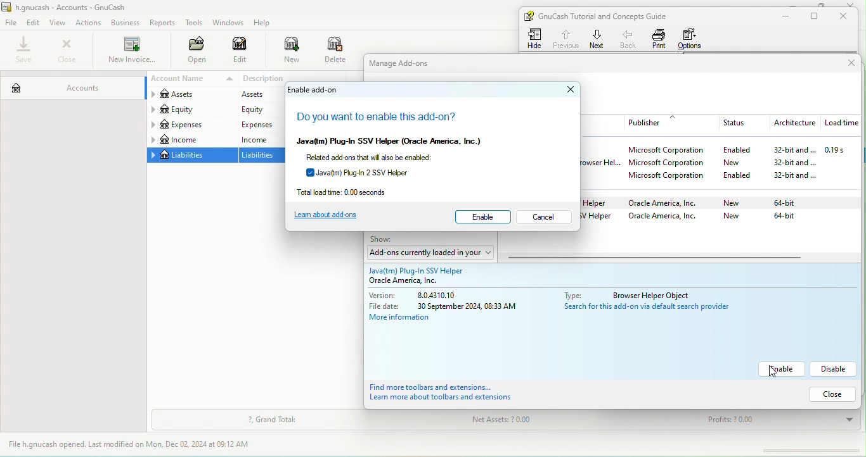  I want to click on enable add on, so click(319, 90).